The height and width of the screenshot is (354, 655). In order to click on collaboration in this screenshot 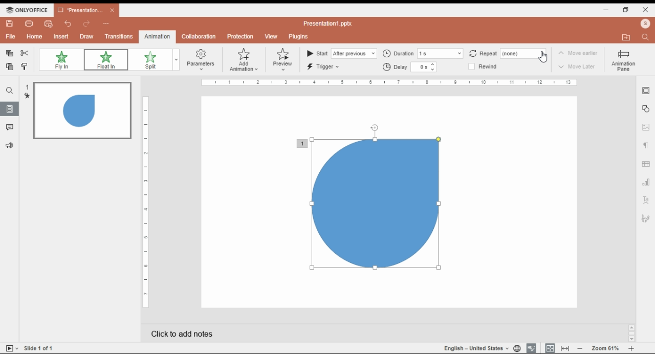, I will do `click(198, 37)`.